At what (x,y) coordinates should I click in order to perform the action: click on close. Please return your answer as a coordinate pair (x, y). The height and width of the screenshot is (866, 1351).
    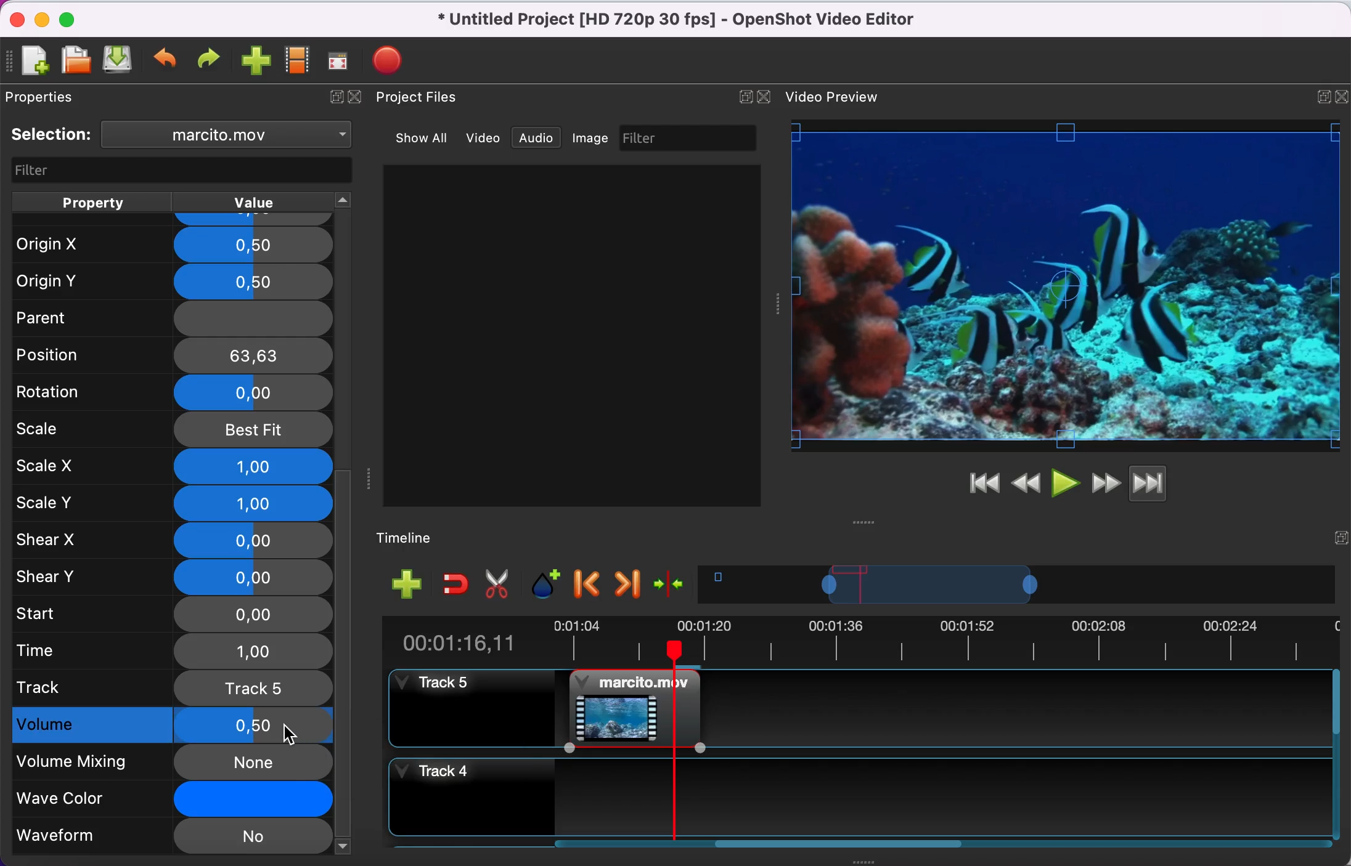
    Looking at the image, I should click on (767, 95).